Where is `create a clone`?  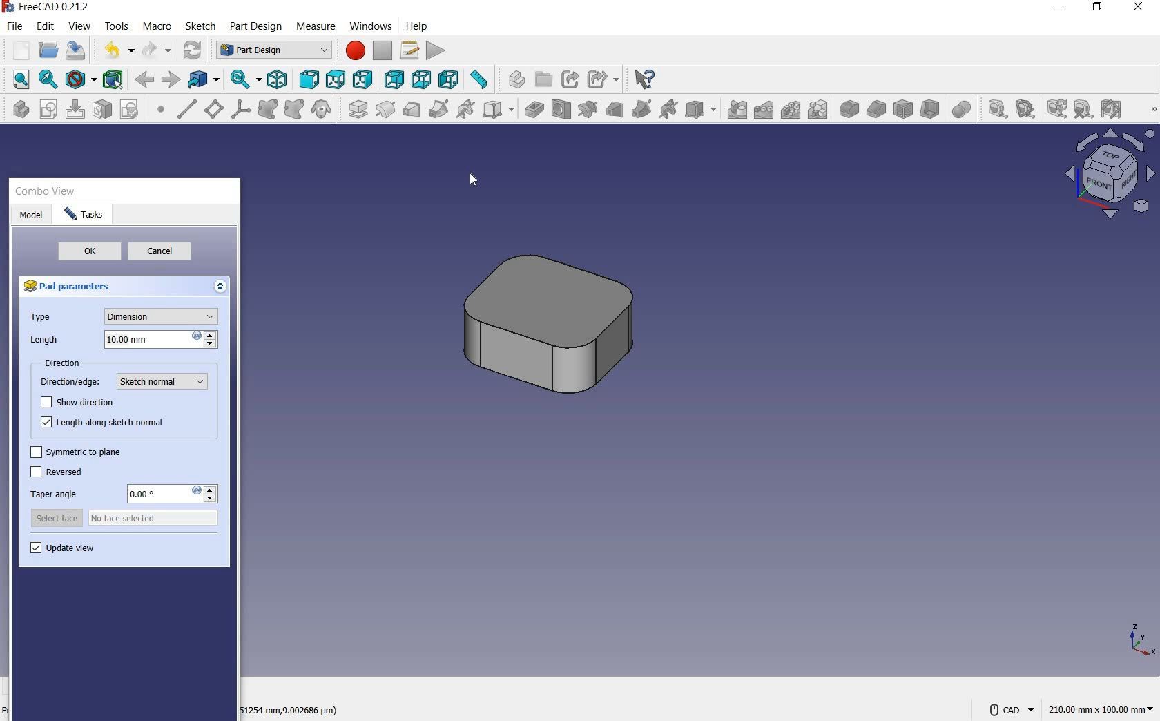 create a clone is located at coordinates (322, 109).